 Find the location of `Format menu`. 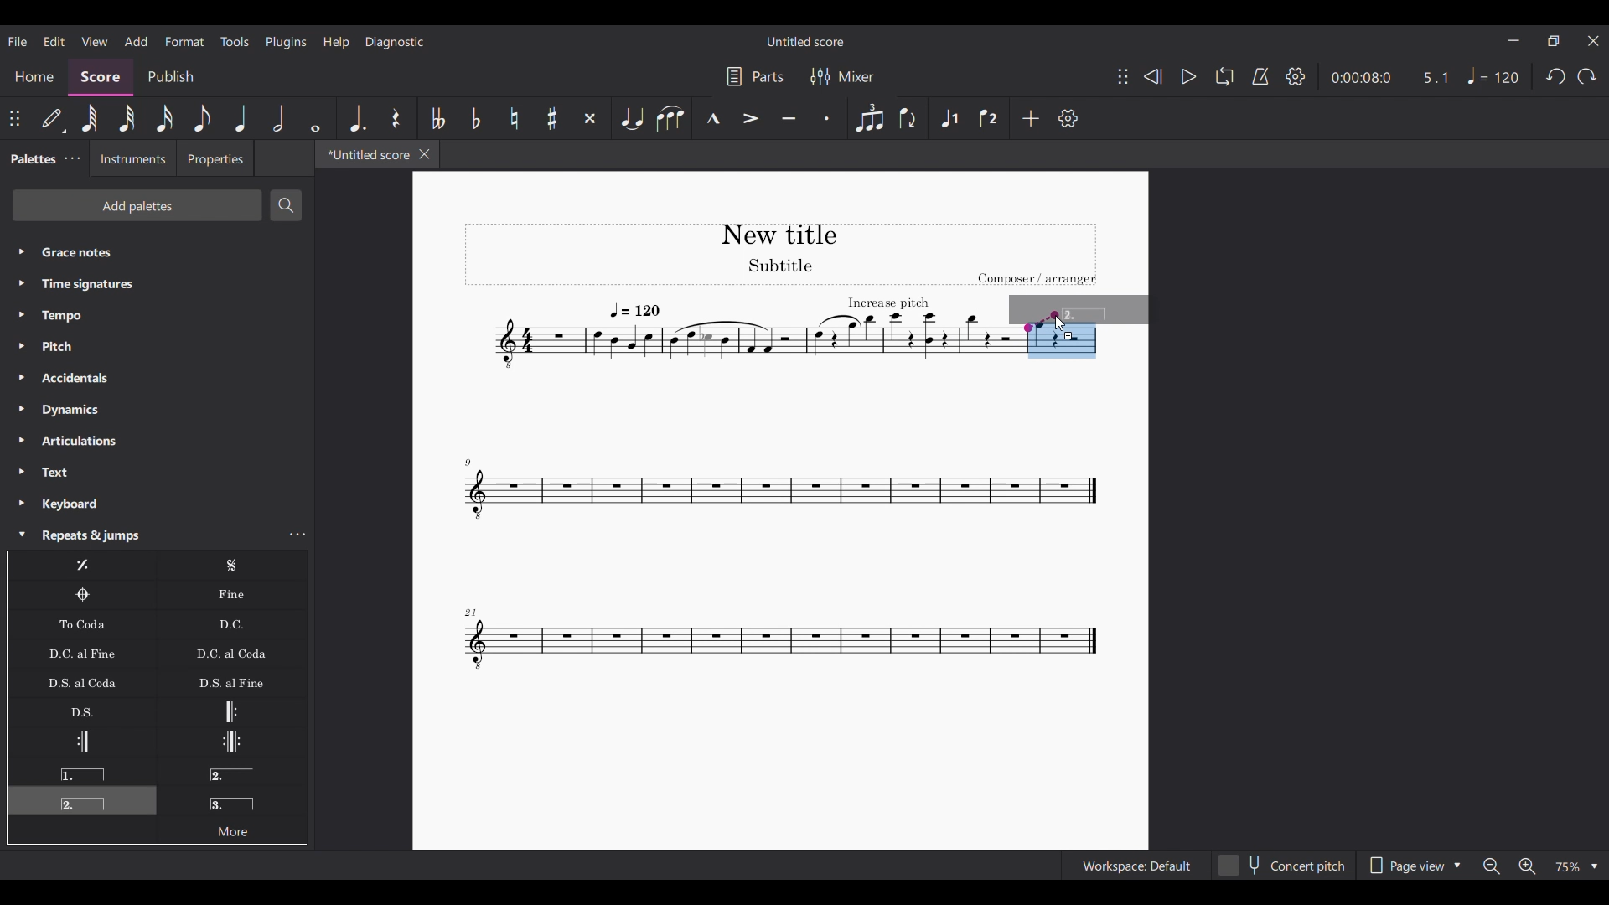

Format menu is located at coordinates (184, 42).